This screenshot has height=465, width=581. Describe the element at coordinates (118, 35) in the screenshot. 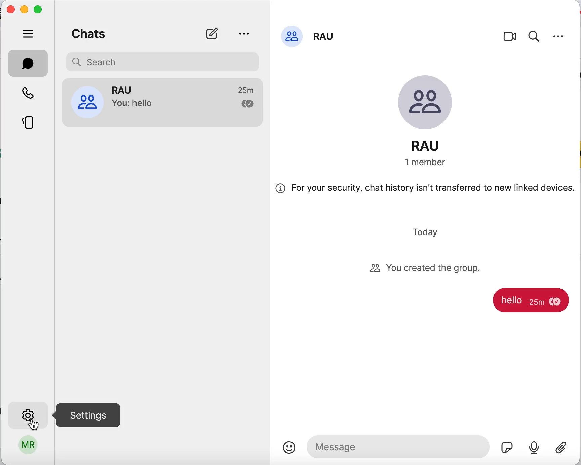

I see `chats` at that location.